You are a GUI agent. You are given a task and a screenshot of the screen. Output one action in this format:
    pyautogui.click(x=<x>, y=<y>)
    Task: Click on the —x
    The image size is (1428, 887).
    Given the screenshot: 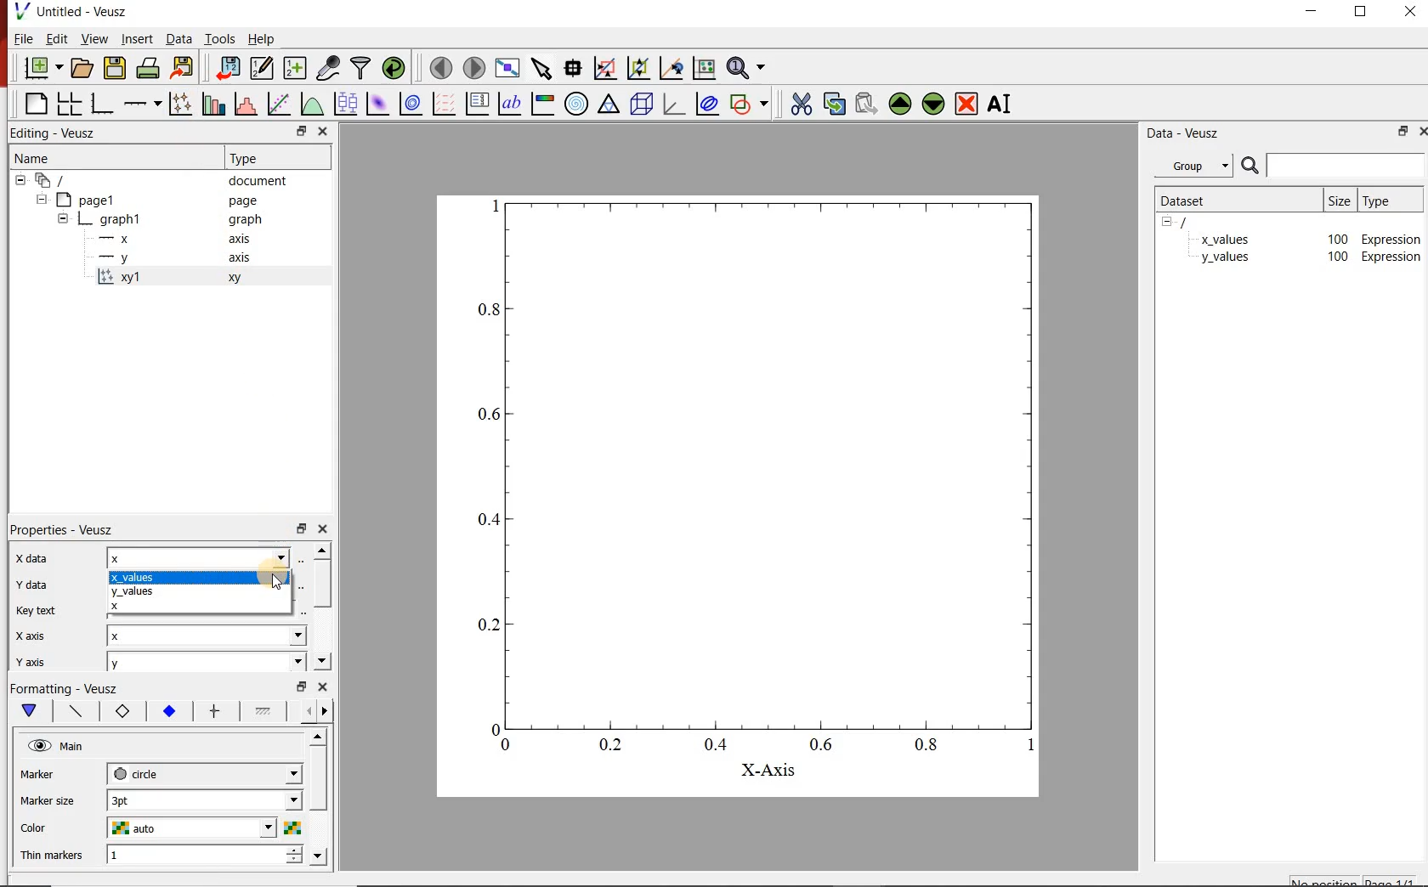 What is the action you would take?
    pyautogui.click(x=118, y=237)
    